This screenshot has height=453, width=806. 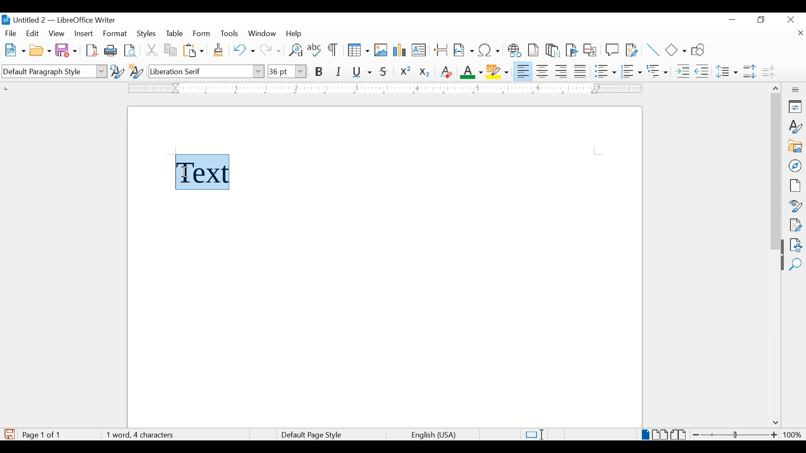 I want to click on insert image, so click(x=381, y=50).